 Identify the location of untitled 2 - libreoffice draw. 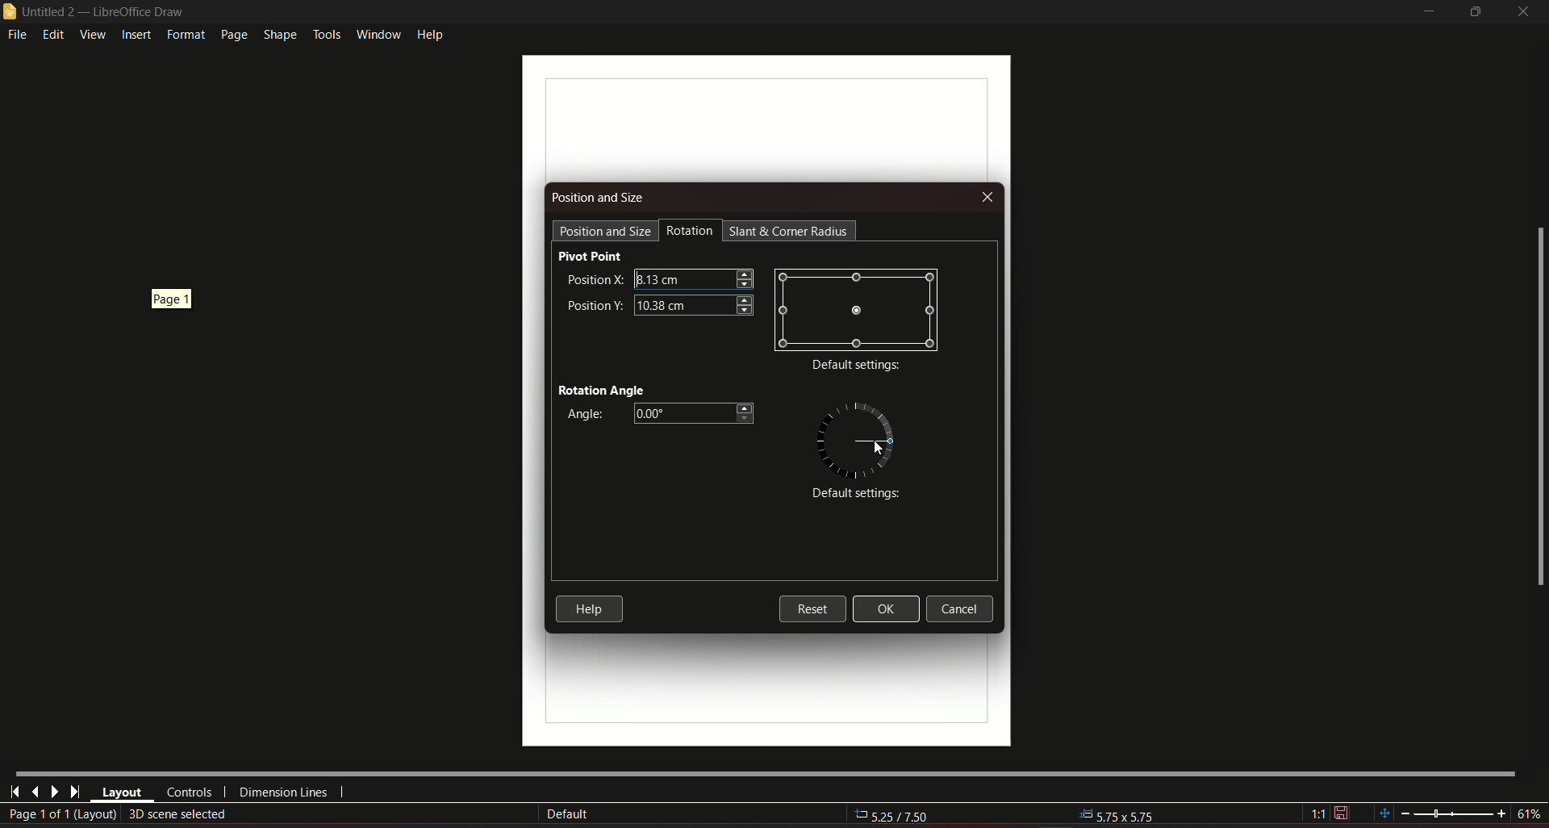
(95, 12).